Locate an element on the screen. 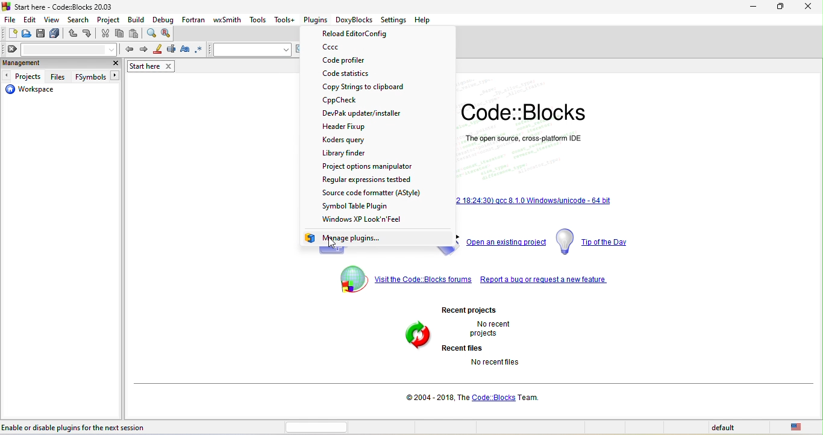 The image size is (823, 435). cursor movement is located at coordinates (331, 243).